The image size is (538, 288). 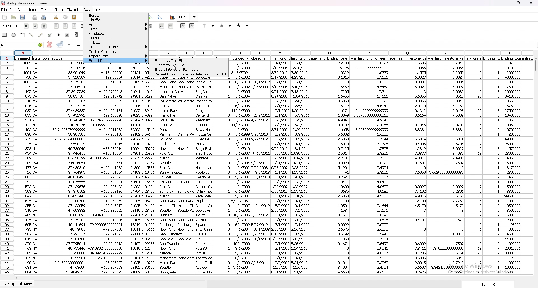 I want to click on bold, so click(x=26, y=26).